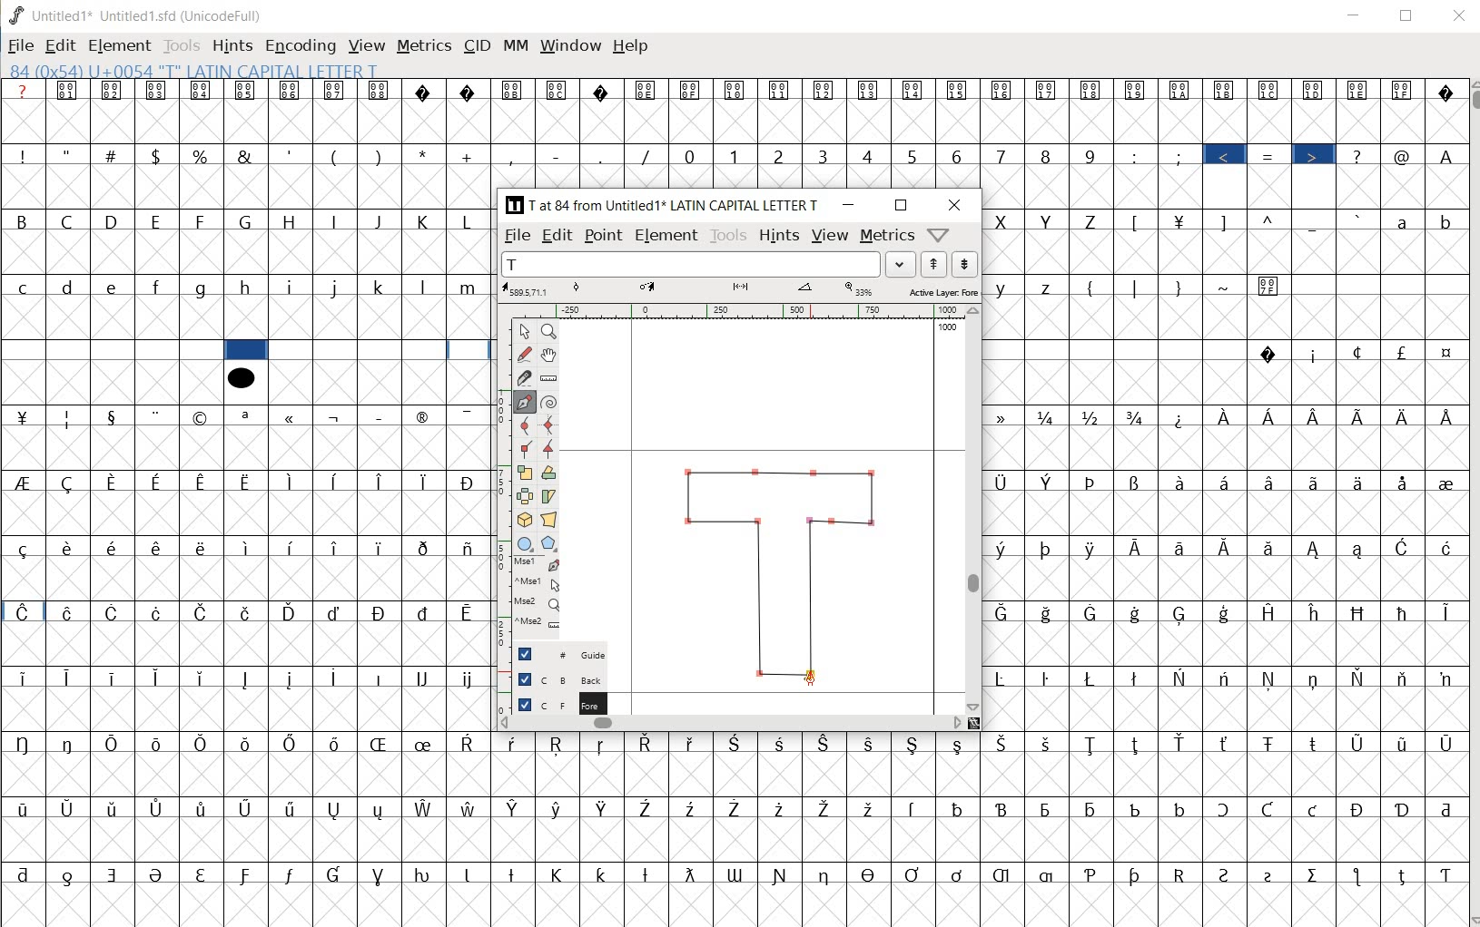  Describe the element at coordinates (1004, 874) in the screenshot. I see `Symbol` at that location.